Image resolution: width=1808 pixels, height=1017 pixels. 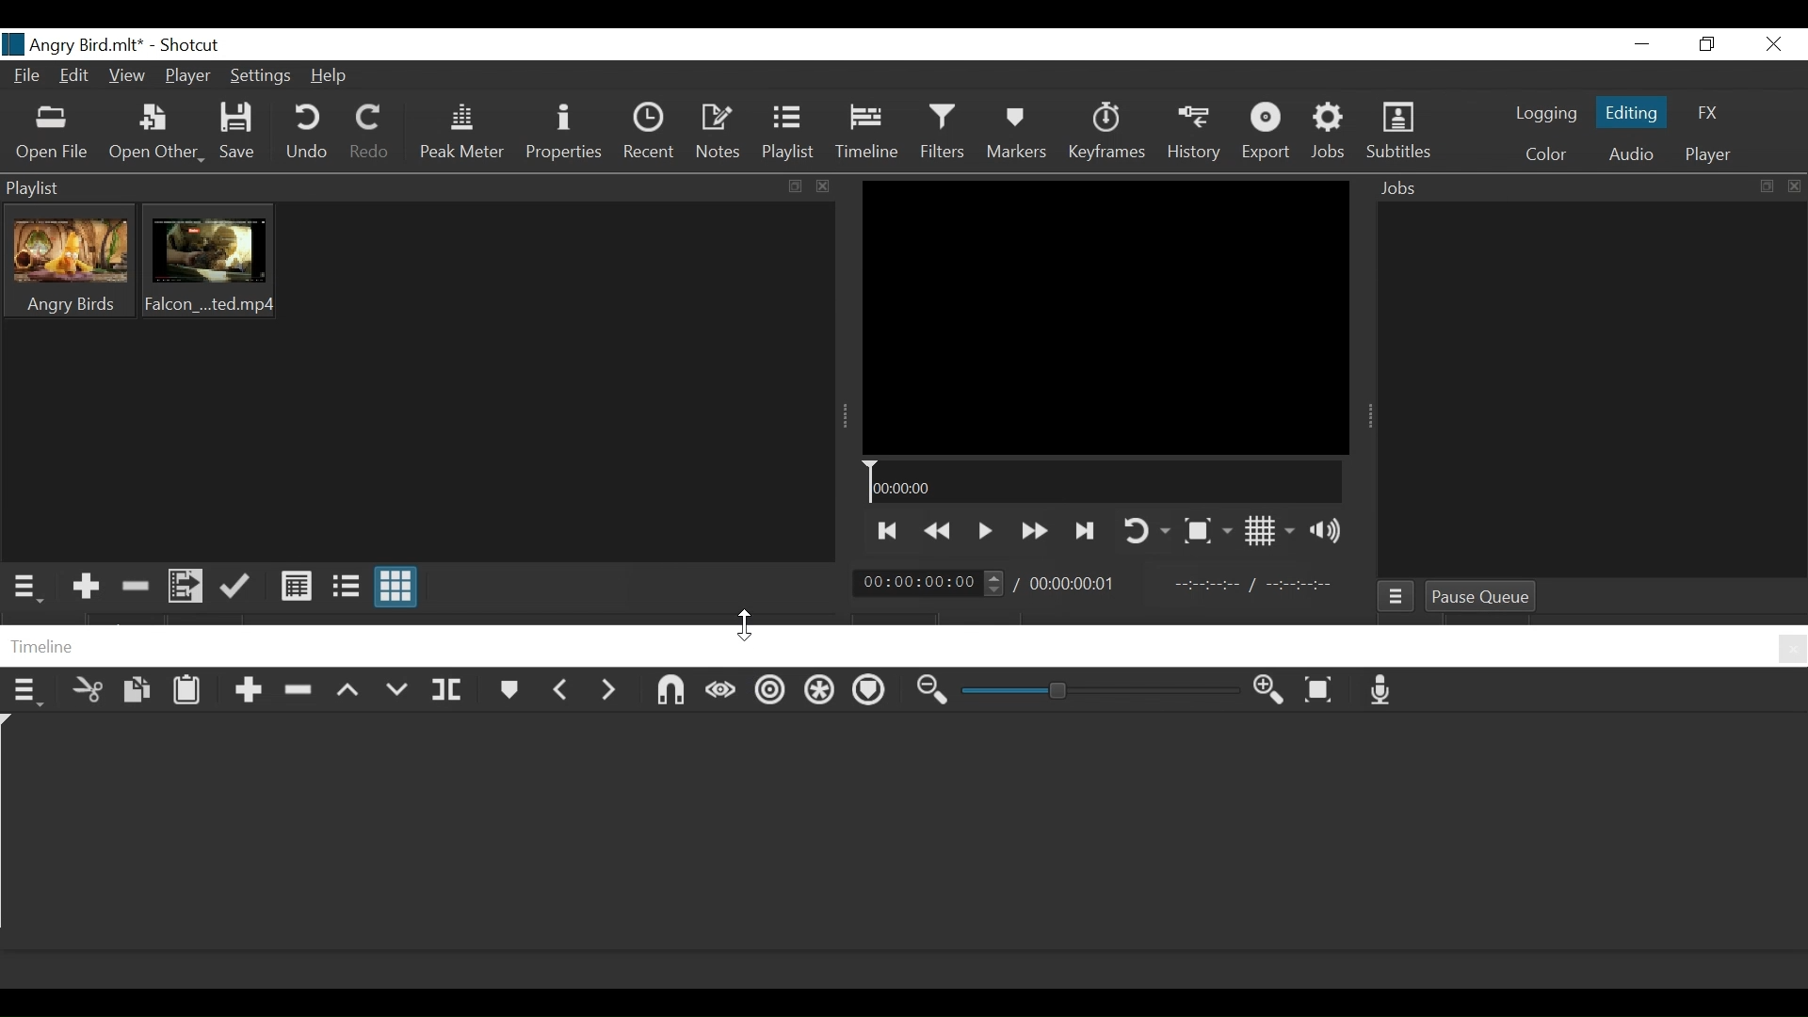 I want to click on Ripple all tracks, so click(x=821, y=693).